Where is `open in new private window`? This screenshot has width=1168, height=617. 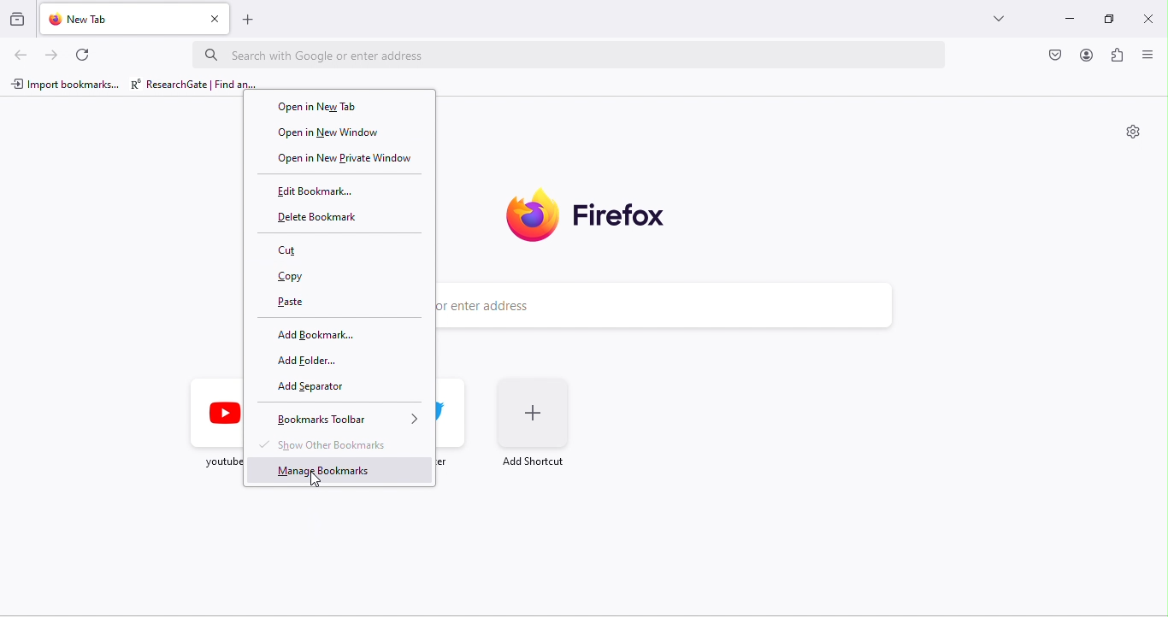
open in new private window is located at coordinates (346, 160).